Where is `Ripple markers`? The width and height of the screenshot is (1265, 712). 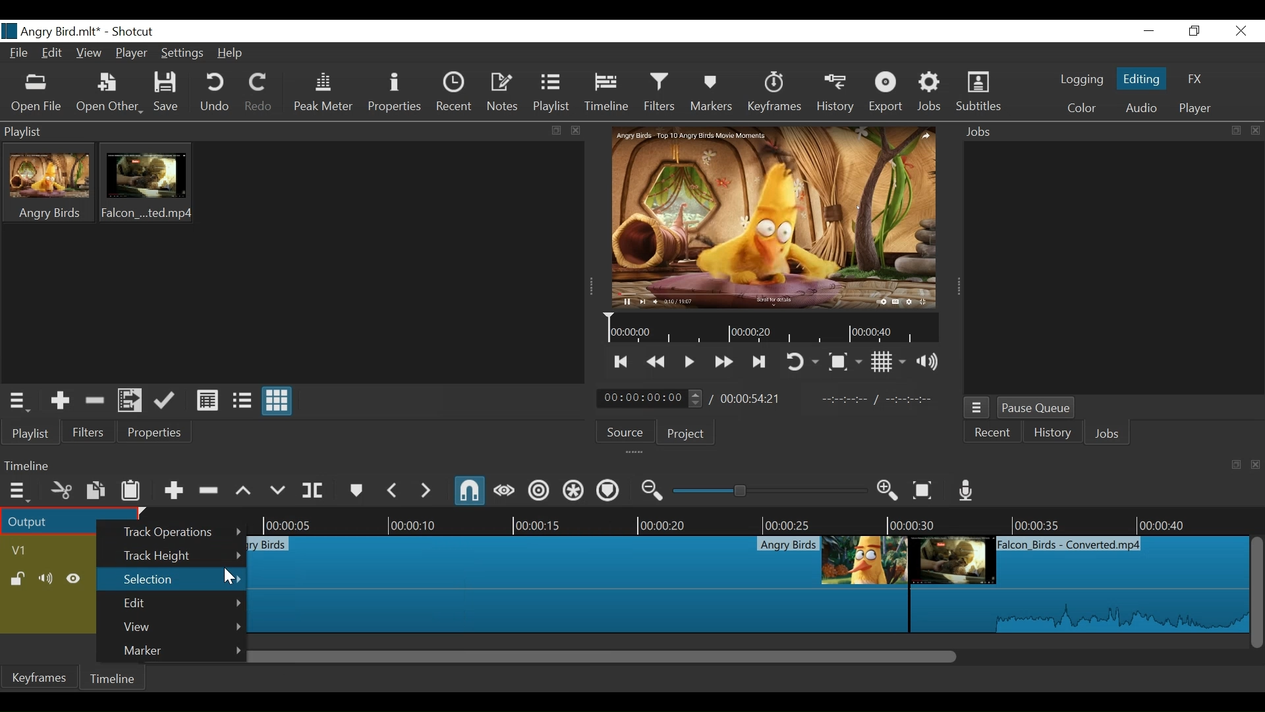 Ripple markers is located at coordinates (607, 490).